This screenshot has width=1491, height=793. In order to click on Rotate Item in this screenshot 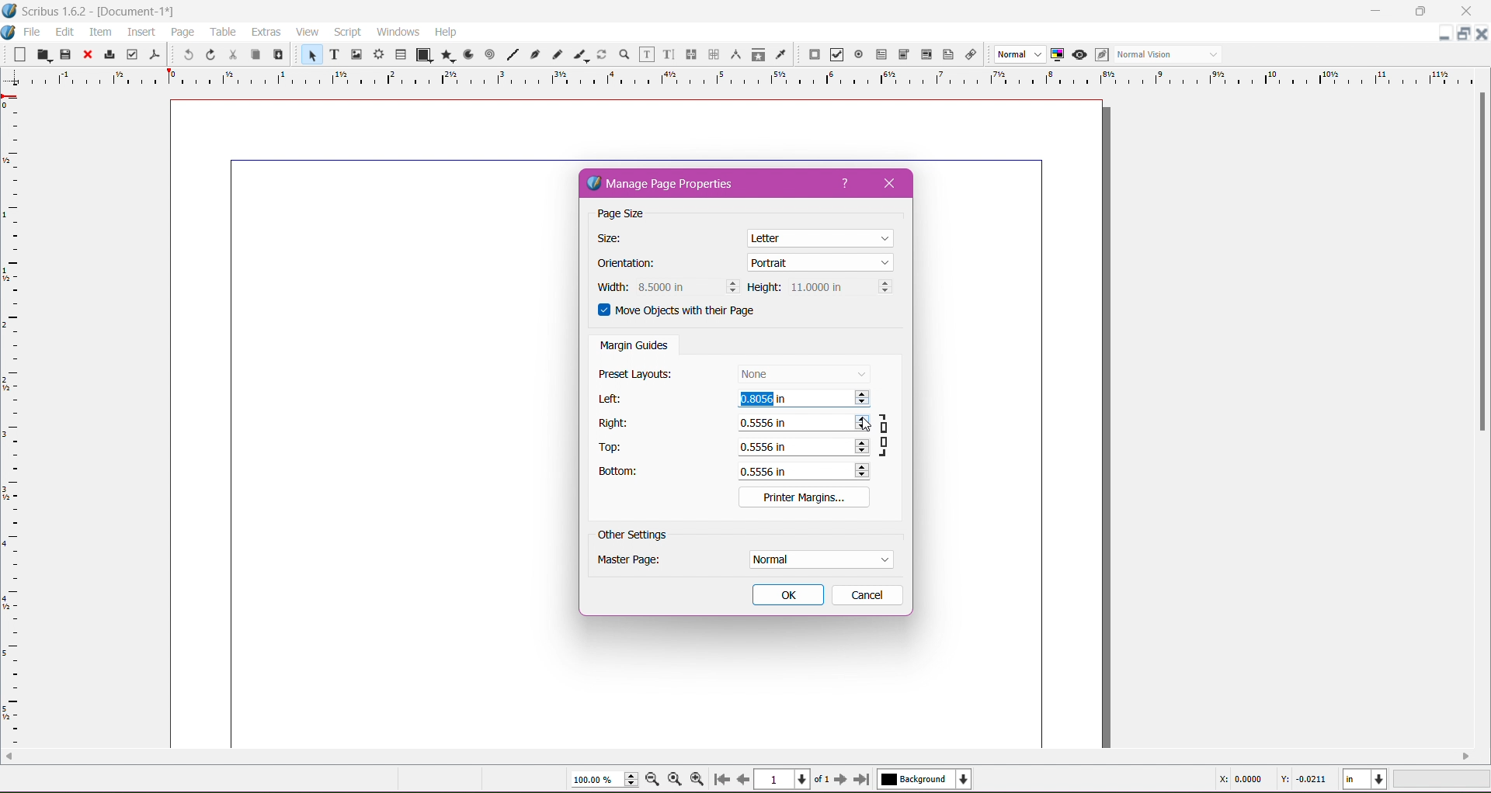, I will do `click(602, 54)`.